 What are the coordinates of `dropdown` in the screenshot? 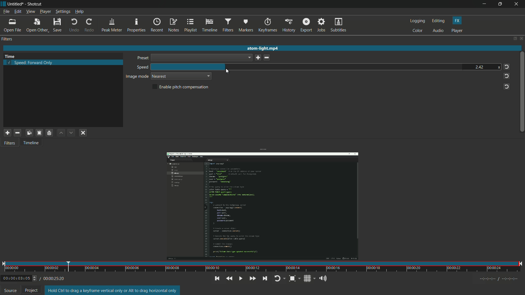 It's located at (202, 58).